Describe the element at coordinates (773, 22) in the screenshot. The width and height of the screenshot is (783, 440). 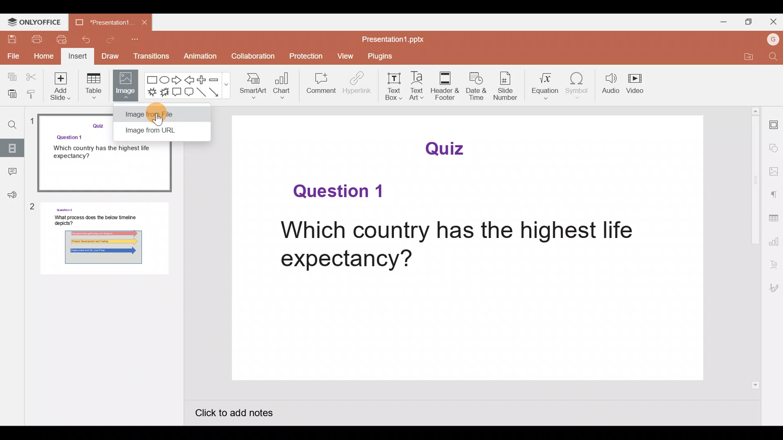
I see `Close` at that location.